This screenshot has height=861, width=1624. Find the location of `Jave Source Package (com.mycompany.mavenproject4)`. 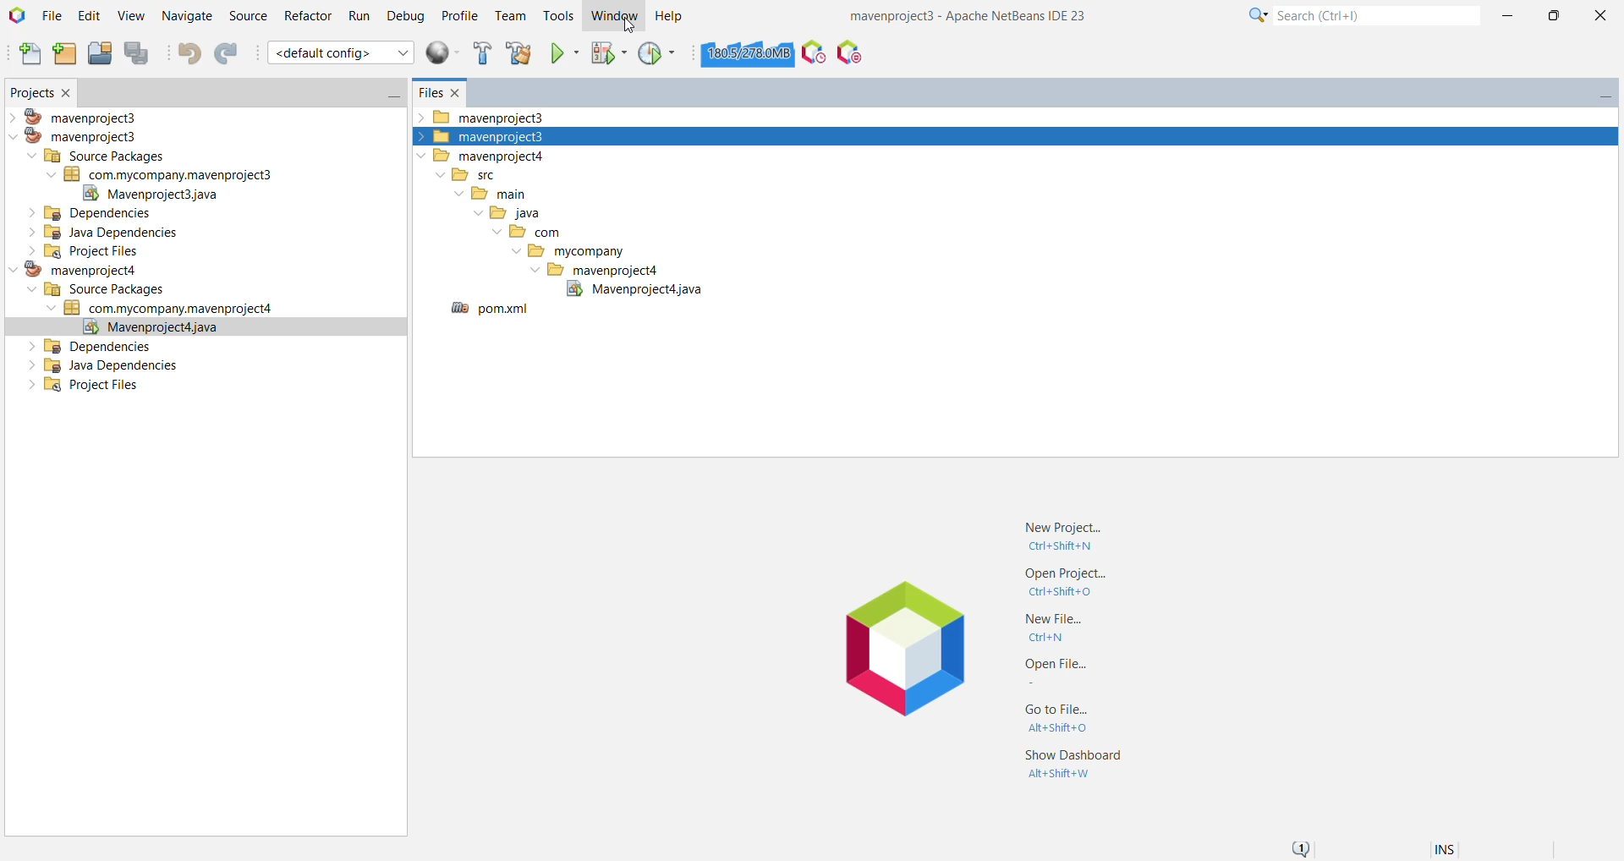

Jave Source Package (com.mycompany.mavenproject4) is located at coordinates (167, 308).